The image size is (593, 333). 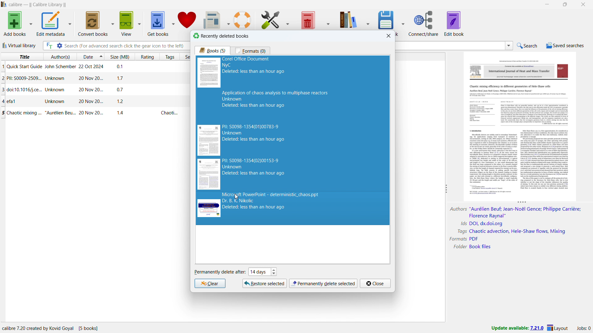 I want to click on calibre library, so click(x=348, y=19).